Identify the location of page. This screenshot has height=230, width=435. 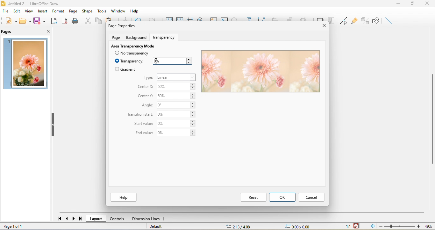
(74, 11).